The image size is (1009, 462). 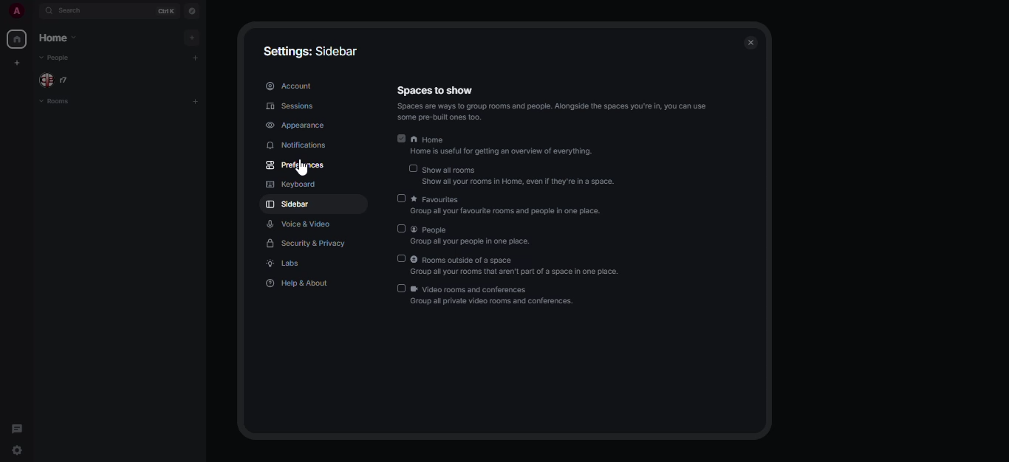 I want to click on people, so click(x=479, y=236).